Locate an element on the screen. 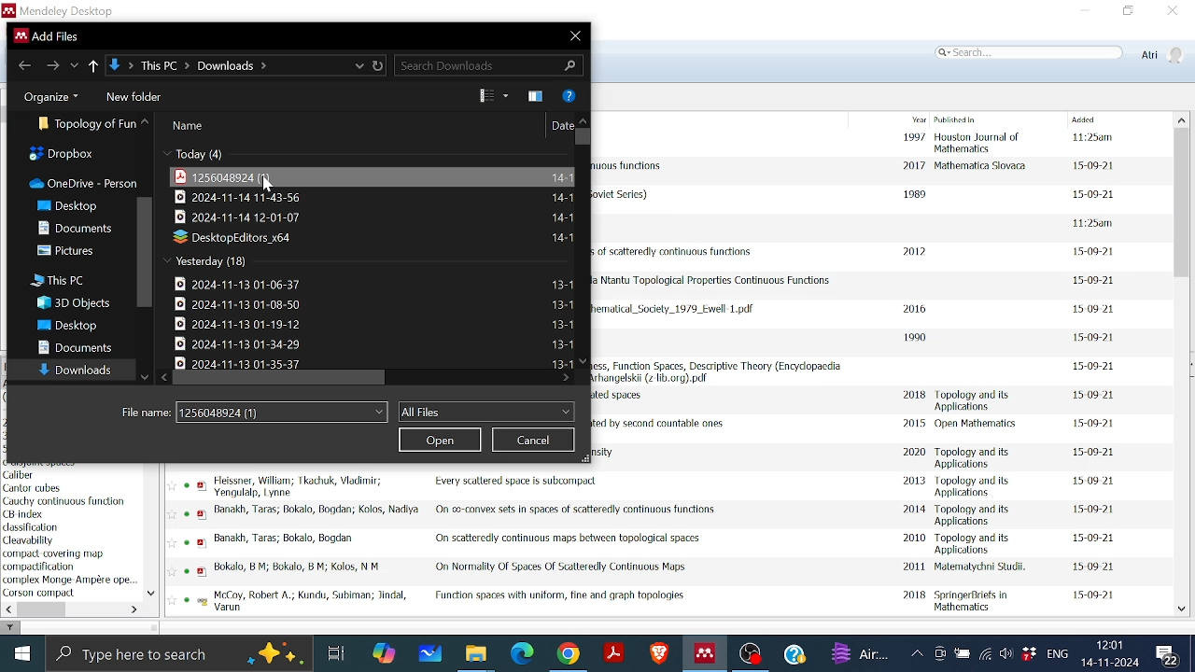 Image resolution: width=1195 pixels, height=672 pixels. Start is located at coordinates (21, 652).